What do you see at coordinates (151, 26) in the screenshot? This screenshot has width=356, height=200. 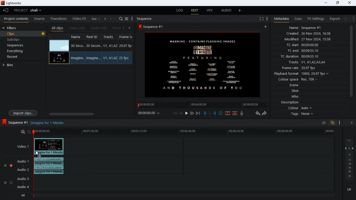 I see `sequence` at bounding box center [151, 26].